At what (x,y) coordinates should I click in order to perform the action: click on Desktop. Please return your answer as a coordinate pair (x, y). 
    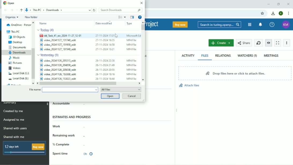
    Looking at the image, I should click on (16, 42).